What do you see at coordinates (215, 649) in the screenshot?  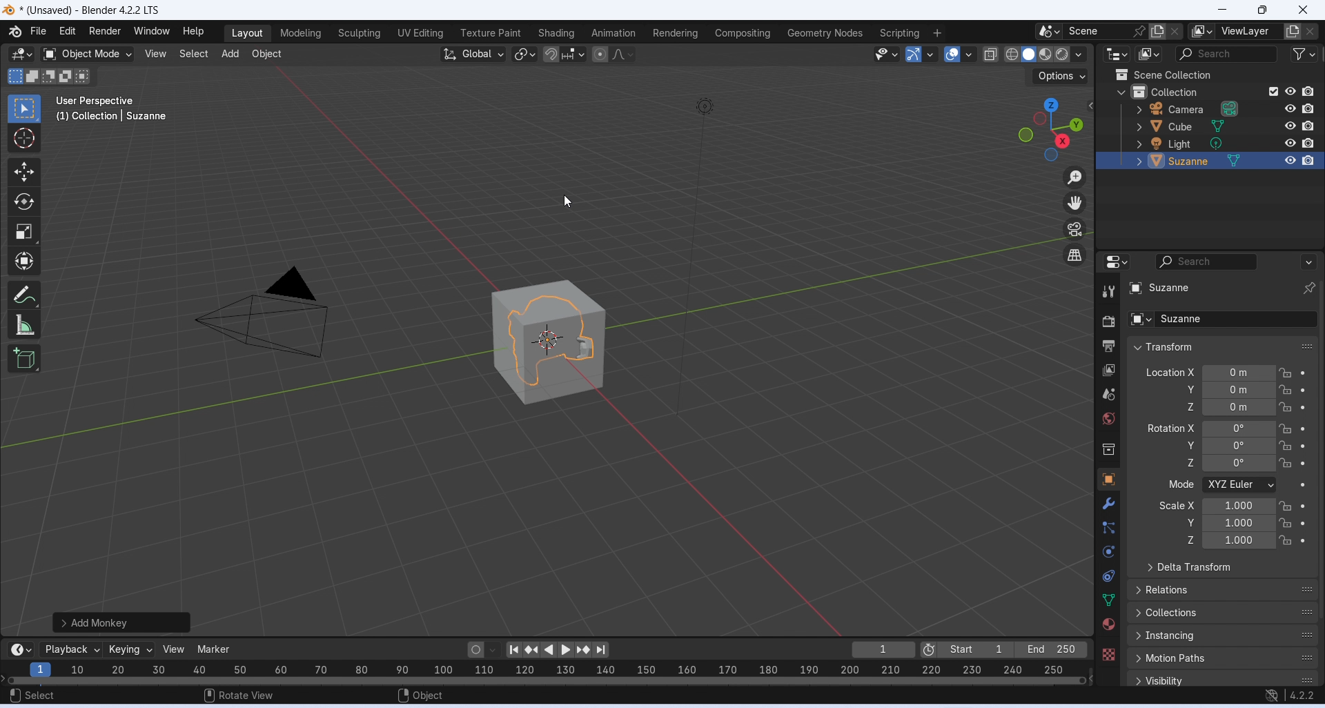 I see `marker` at bounding box center [215, 649].